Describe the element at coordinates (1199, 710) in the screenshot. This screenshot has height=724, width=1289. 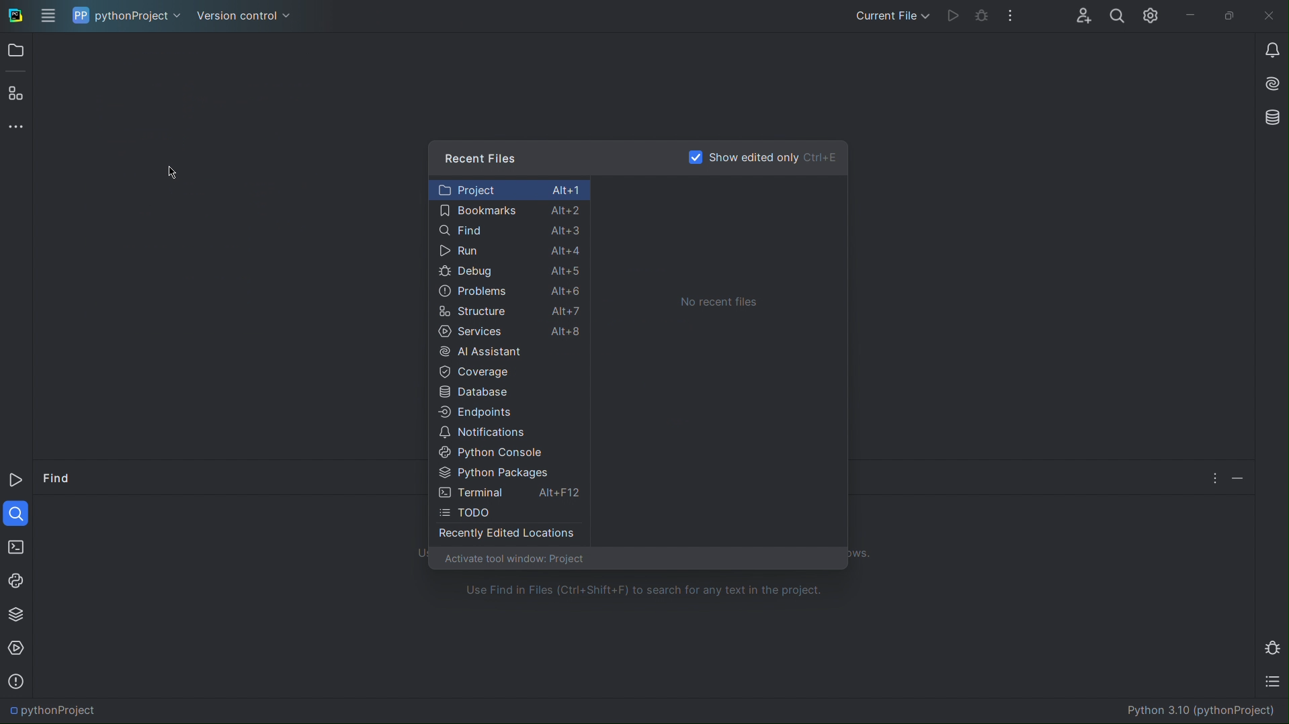
I see `Python 3.10 (PythonReoject)` at that location.